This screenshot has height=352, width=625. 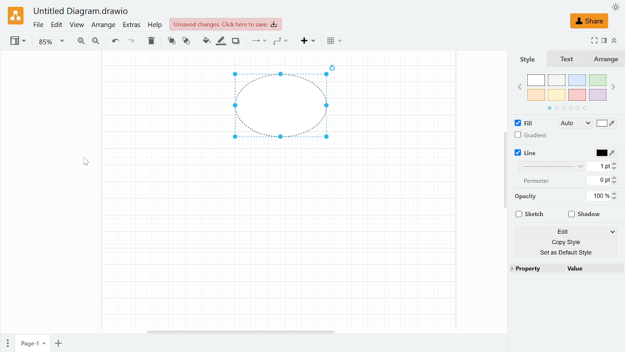 What do you see at coordinates (606, 123) in the screenshot?
I see `FIll color` at bounding box center [606, 123].